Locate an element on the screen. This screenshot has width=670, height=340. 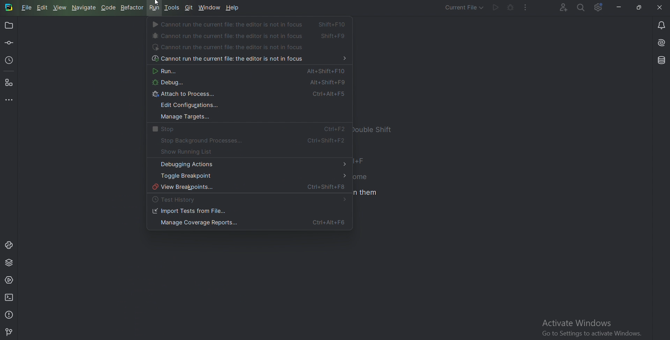
Cannot run the current file the editor is not in focus is located at coordinates (231, 48).